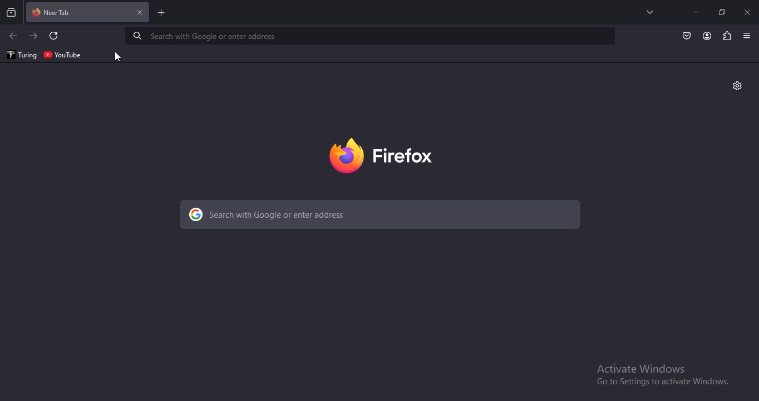 This screenshot has width=759, height=401. Describe the element at coordinates (723, 12) in the screenshot. I see `restore windows` at that location.